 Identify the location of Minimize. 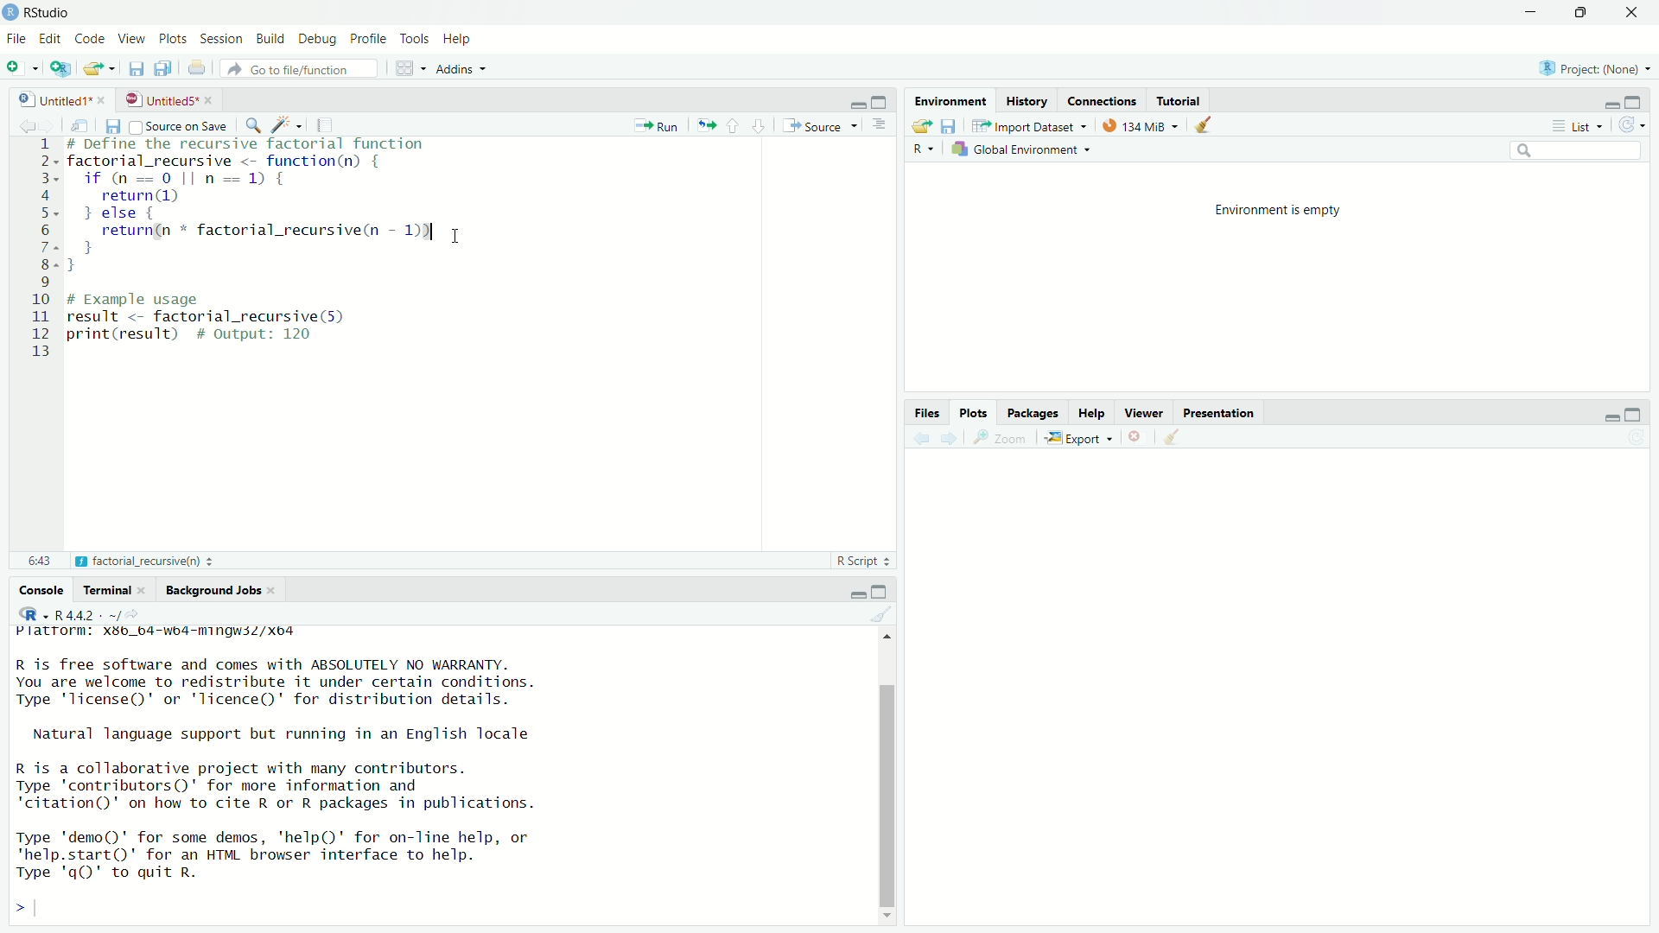
(1610, 105).